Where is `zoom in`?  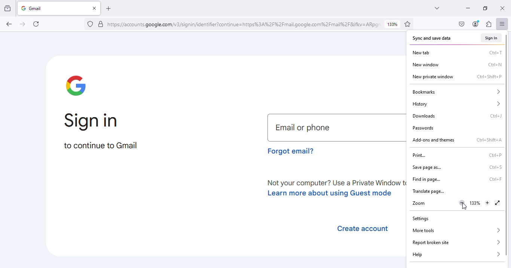
zoom in is located at coordinates (488, 202).